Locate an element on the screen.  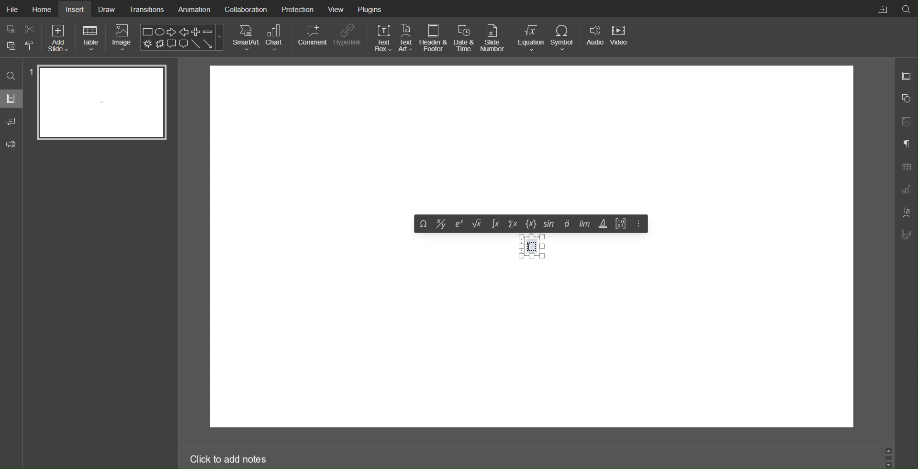
Audio is located at coordinates (595, 38).